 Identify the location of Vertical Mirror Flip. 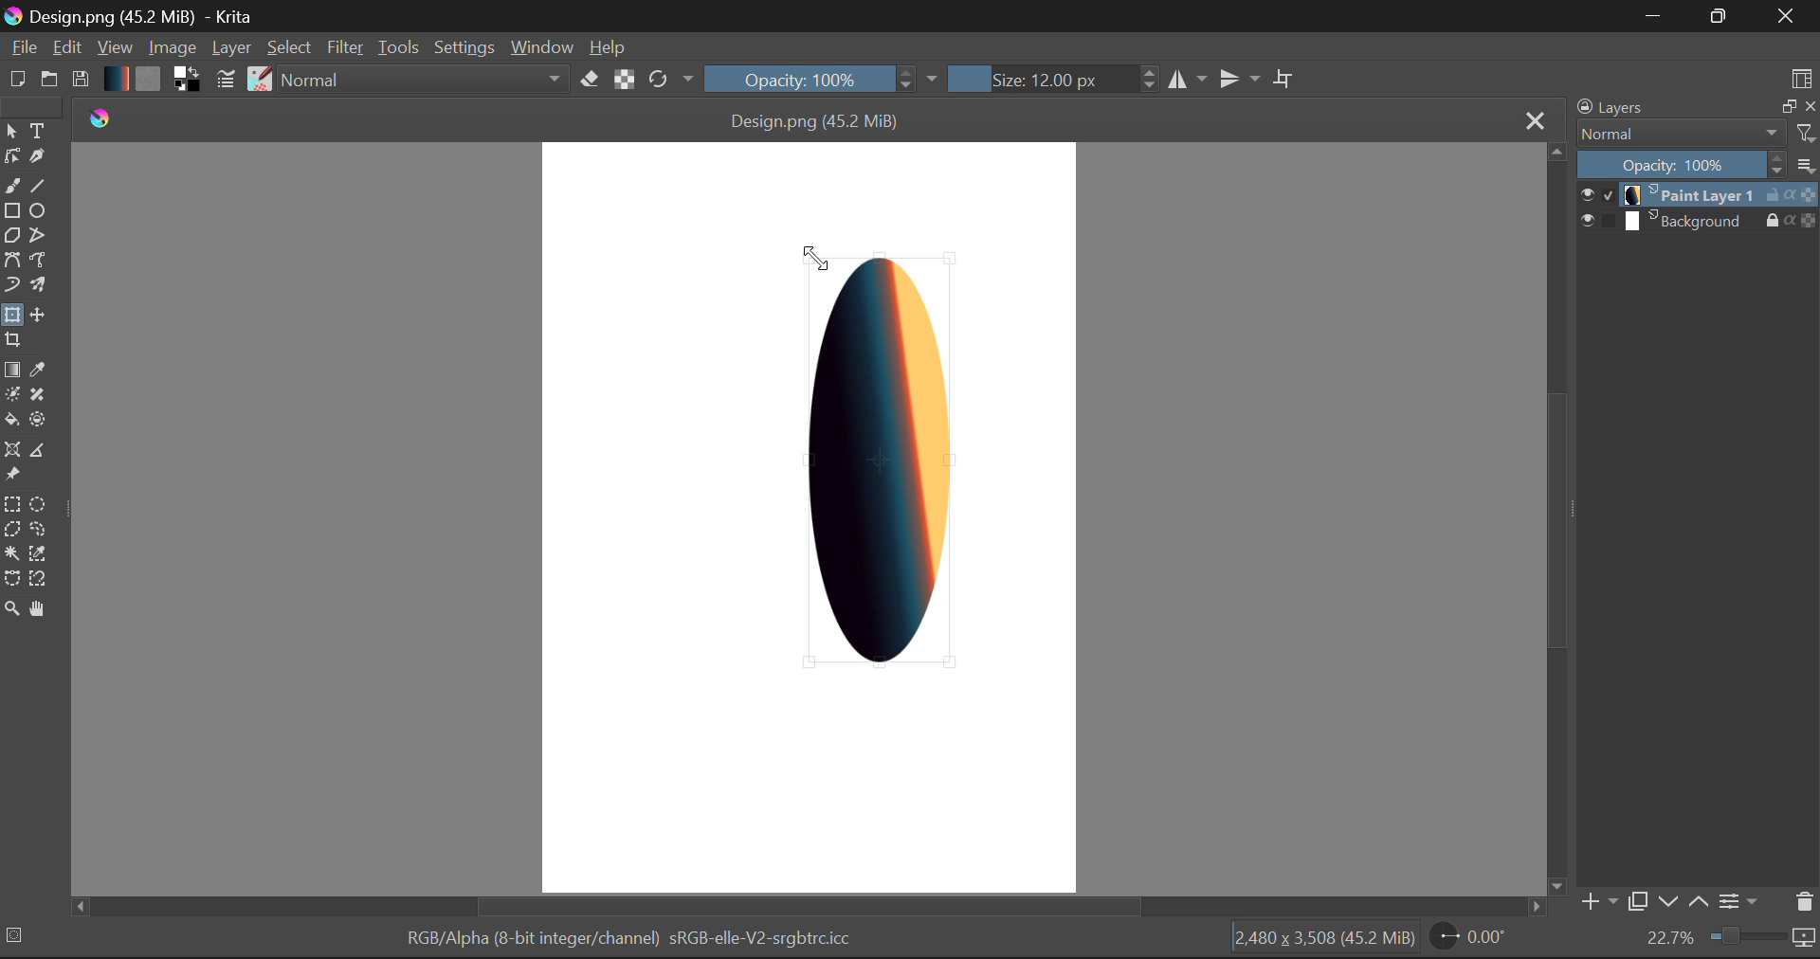
(1187, 78).